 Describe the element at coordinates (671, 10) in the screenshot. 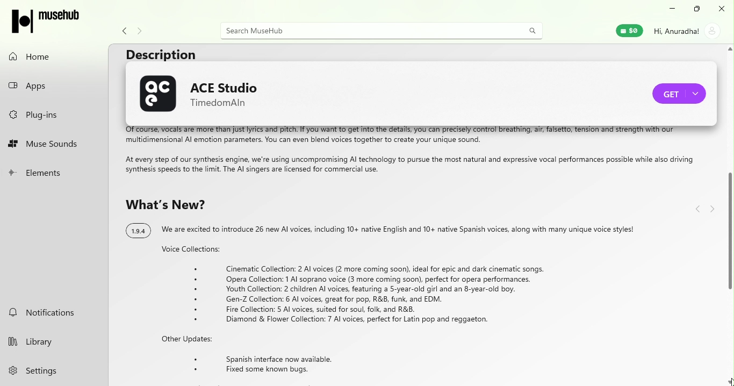

I see `minimize` at that location.